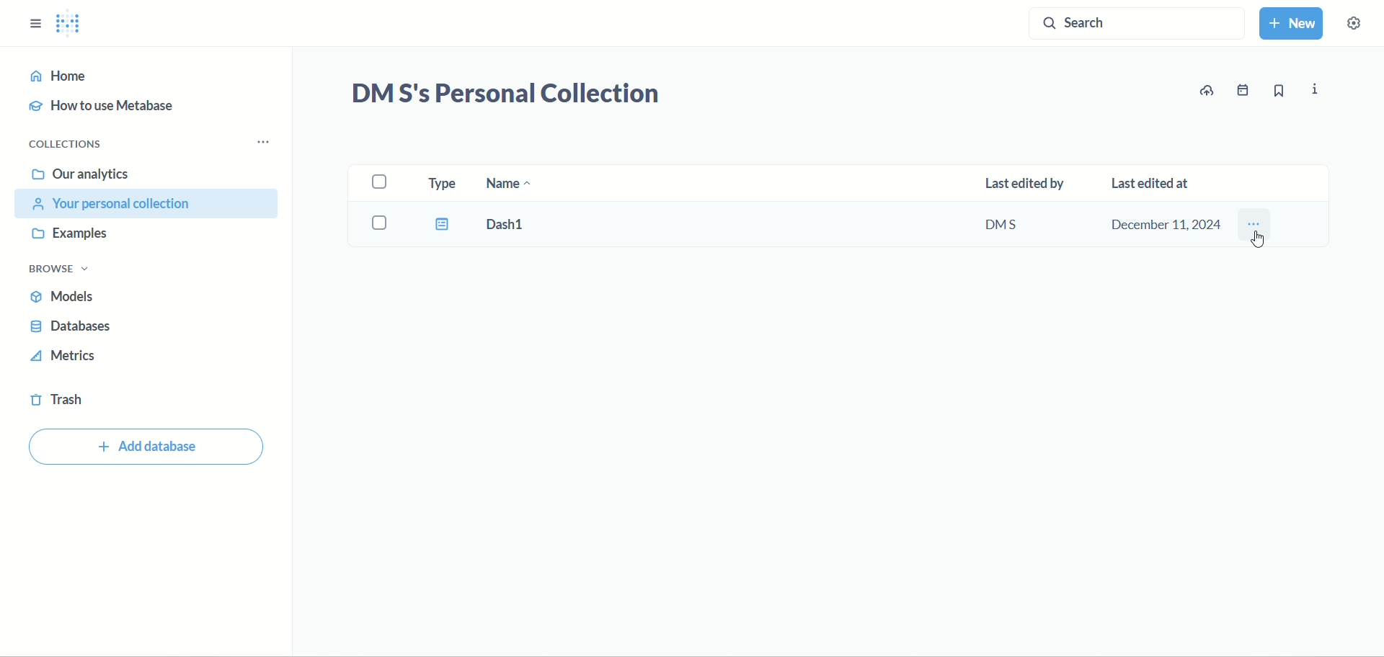 Image resolution: width=1384 pixels, height=657 pixels. I want to click on type, so click(440, 181).